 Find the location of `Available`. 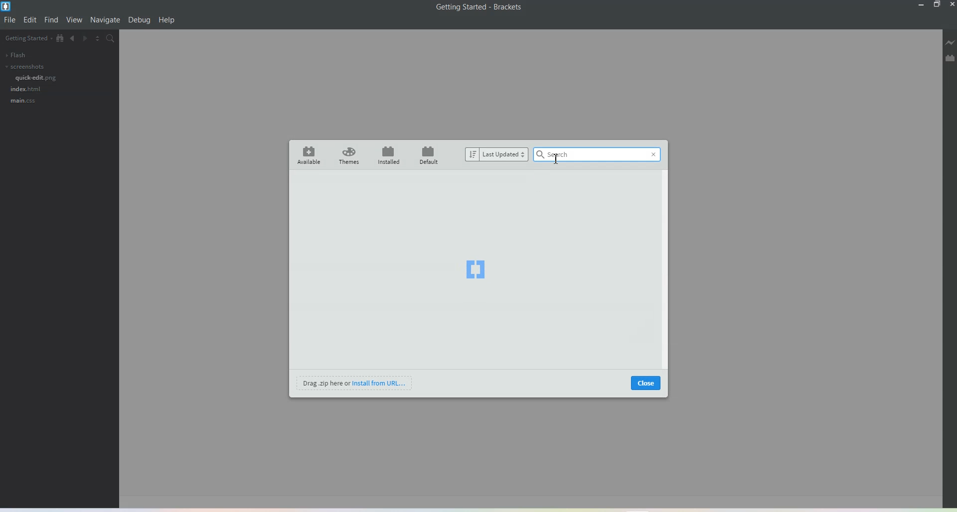

Available is located at coordinates (307, 155).